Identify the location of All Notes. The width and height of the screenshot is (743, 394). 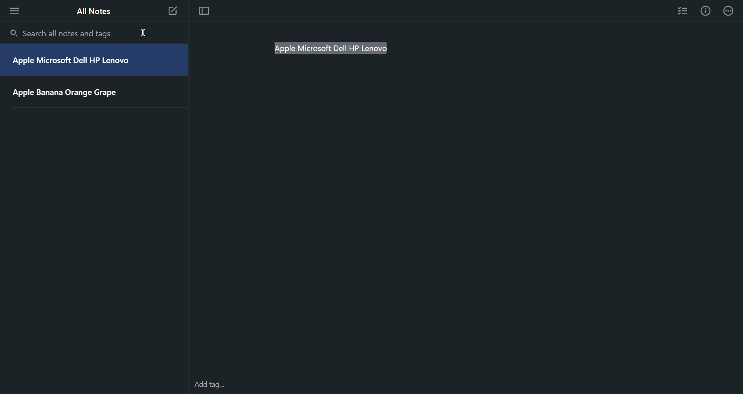
(93, 13).